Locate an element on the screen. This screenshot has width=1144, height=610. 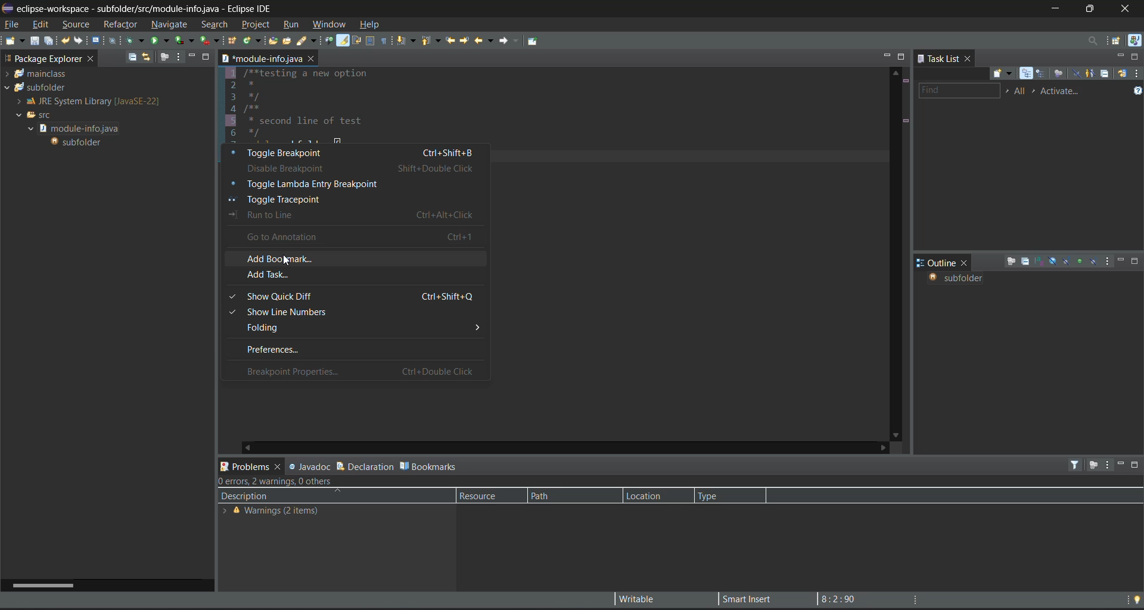
eclipse-workspace - subfolder/src/module-info.java - Eclipse IDE is located at coordinates (147, 9).